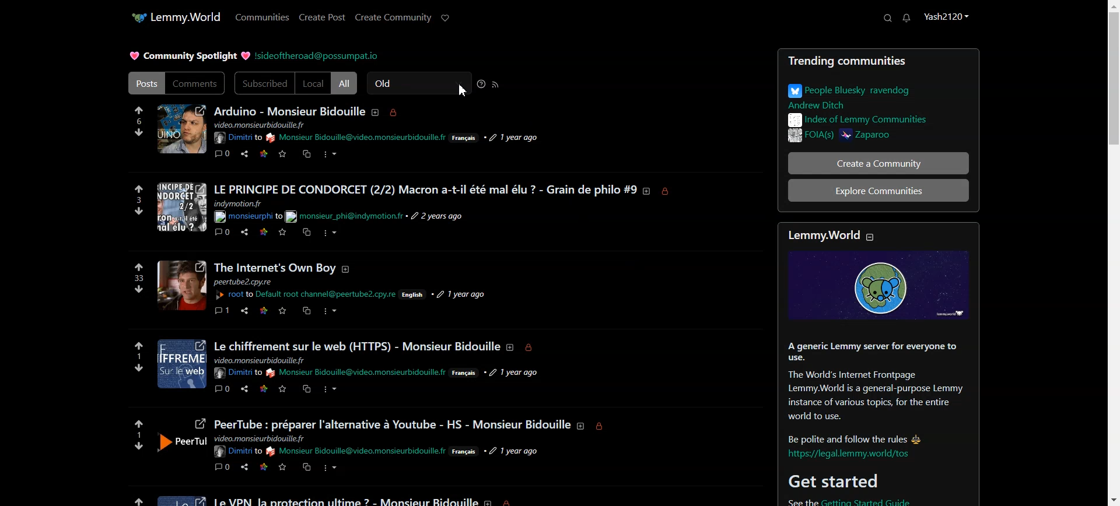  What do you see at coordinates (313, 83) in the screenshot?
I see `Local` at bounding box center [313, 83].